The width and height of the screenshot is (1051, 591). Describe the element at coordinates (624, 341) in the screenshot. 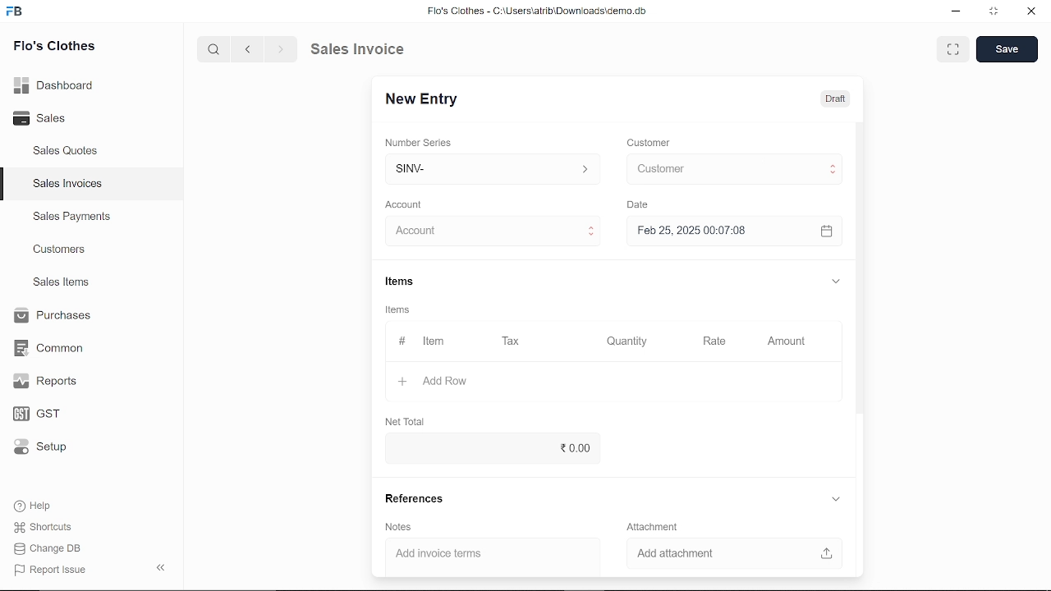

I see ` Quantity` at that location.